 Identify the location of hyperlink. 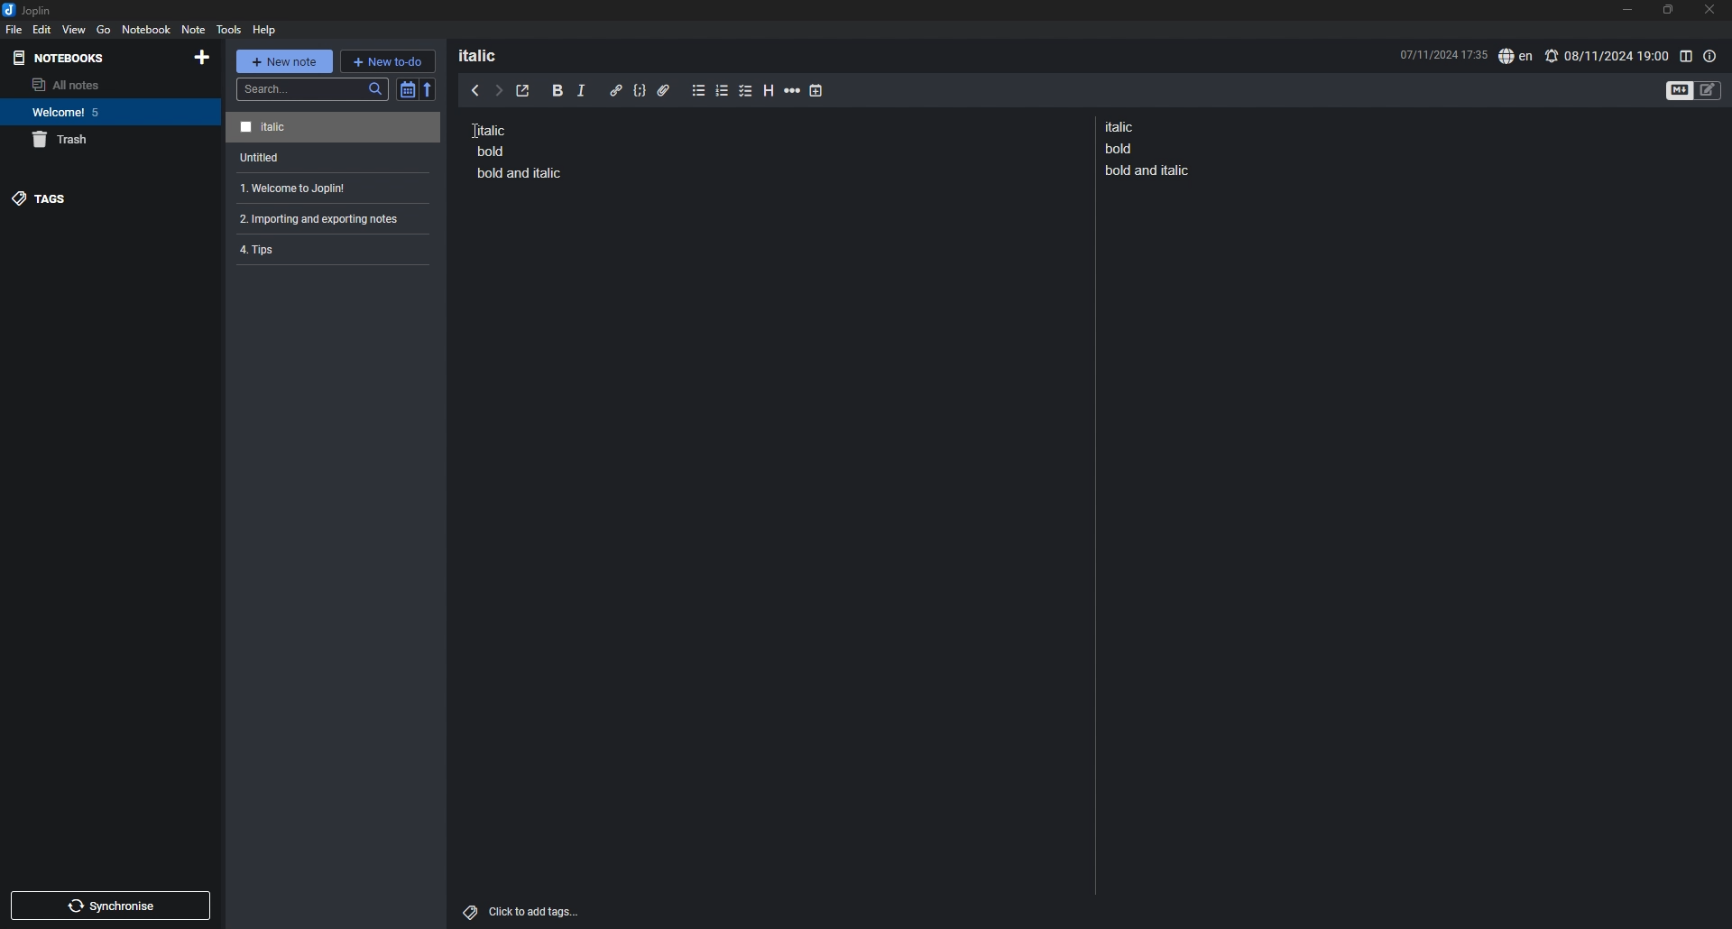
(616, 90).